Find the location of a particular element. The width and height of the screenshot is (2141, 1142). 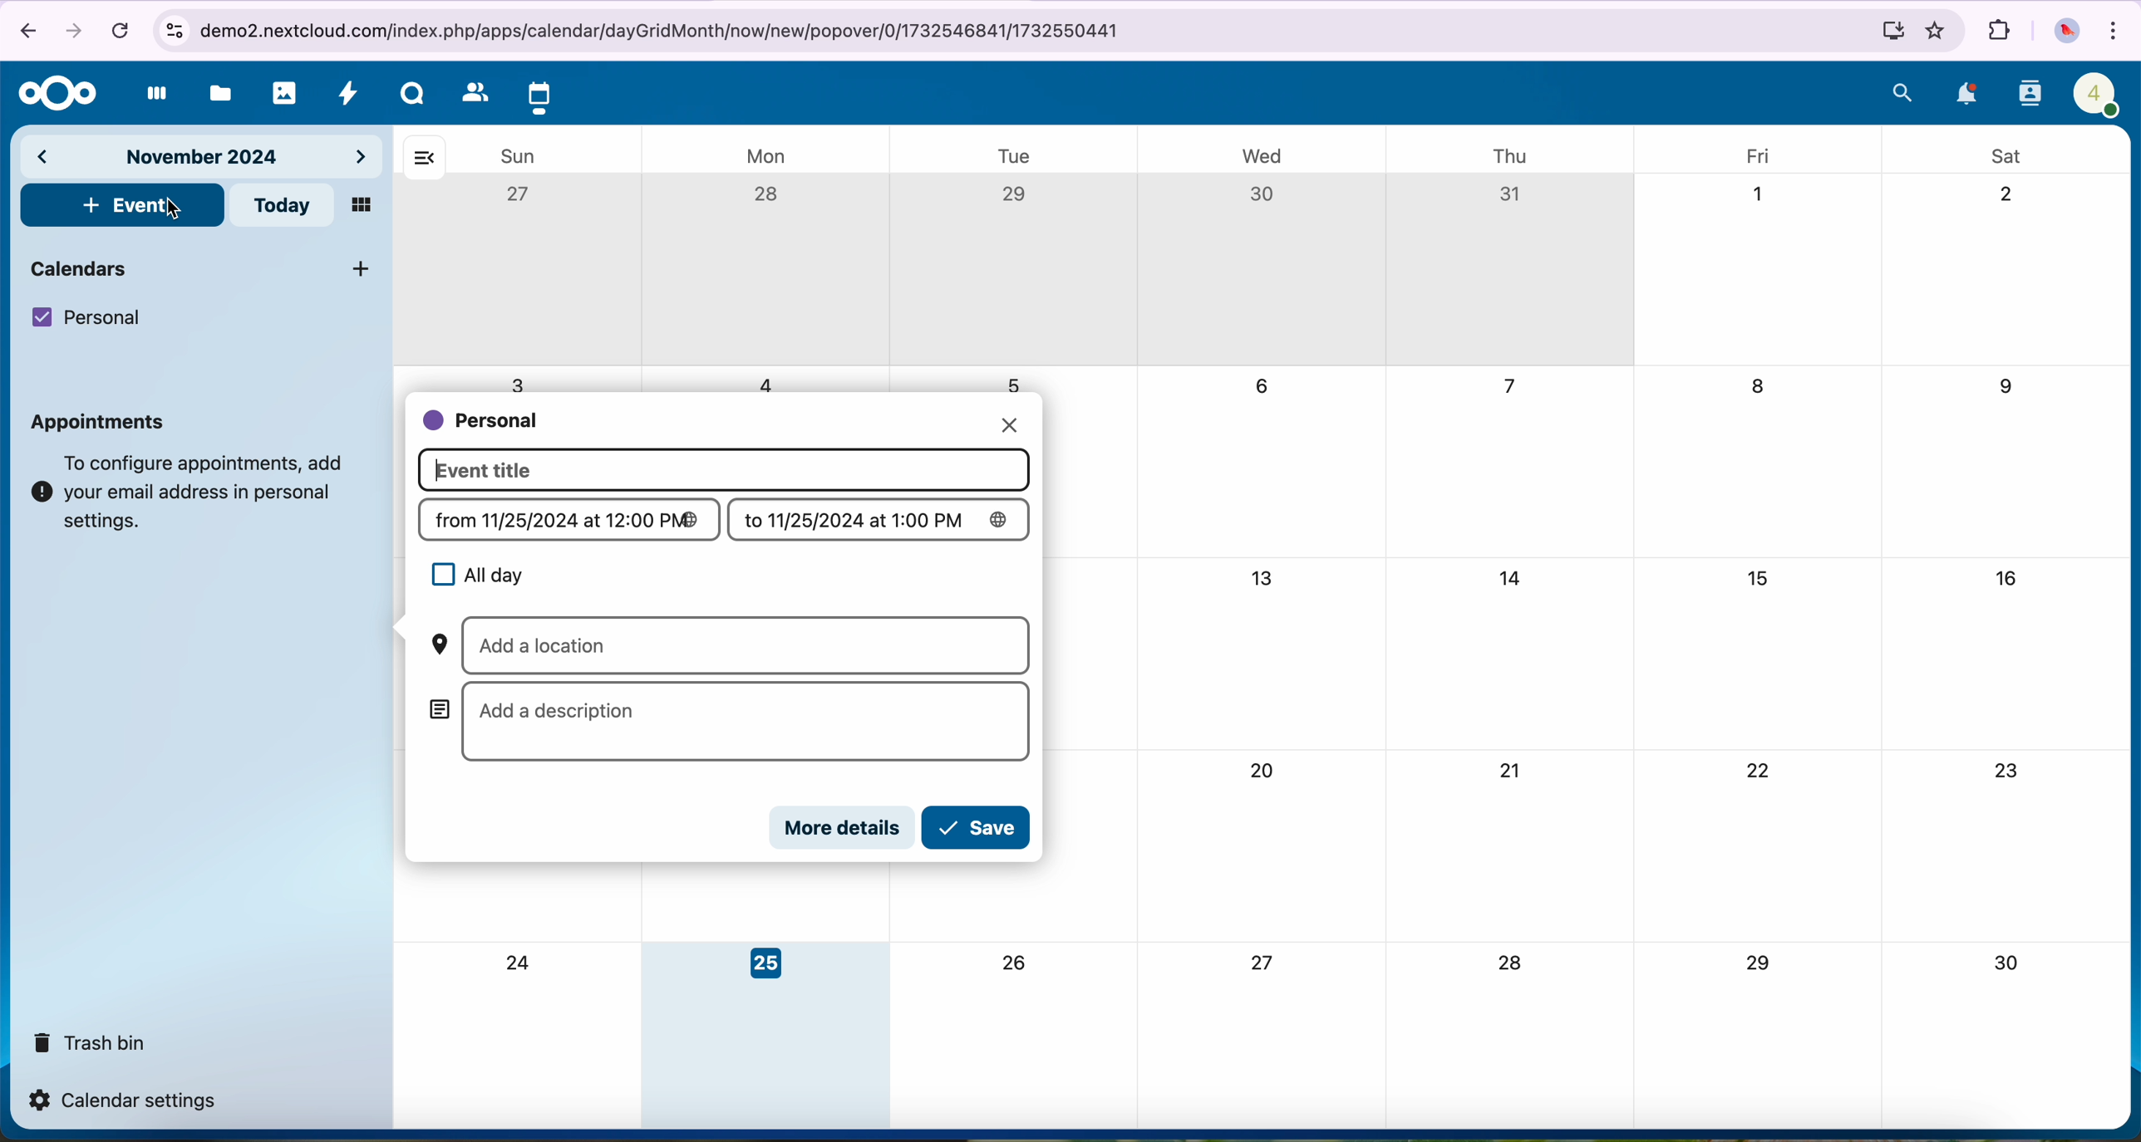

more details is located at coordinates (844, 828).